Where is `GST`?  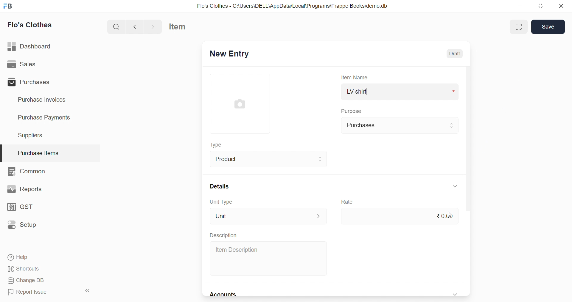 GST is located at coordinates (28, 208).